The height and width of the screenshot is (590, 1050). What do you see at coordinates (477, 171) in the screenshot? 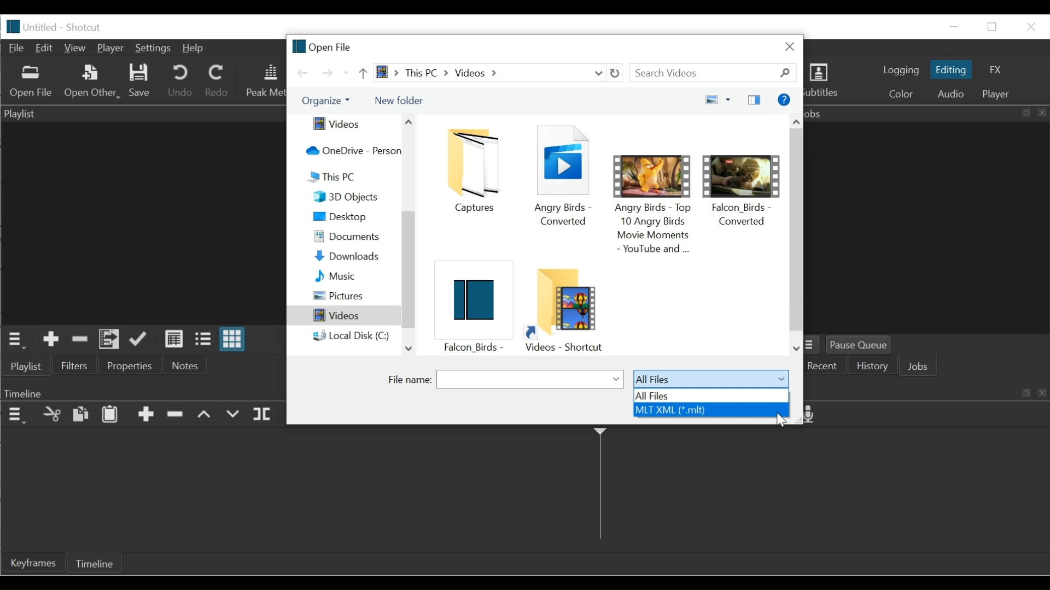
I see `Captures` at bounding box center [477, 171].